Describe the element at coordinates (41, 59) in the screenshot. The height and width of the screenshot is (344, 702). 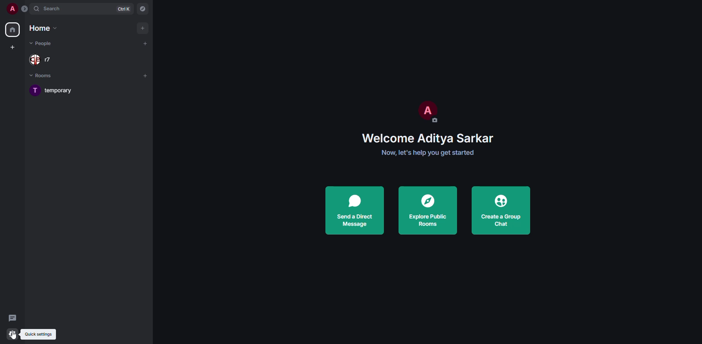
I see `people` at that location.